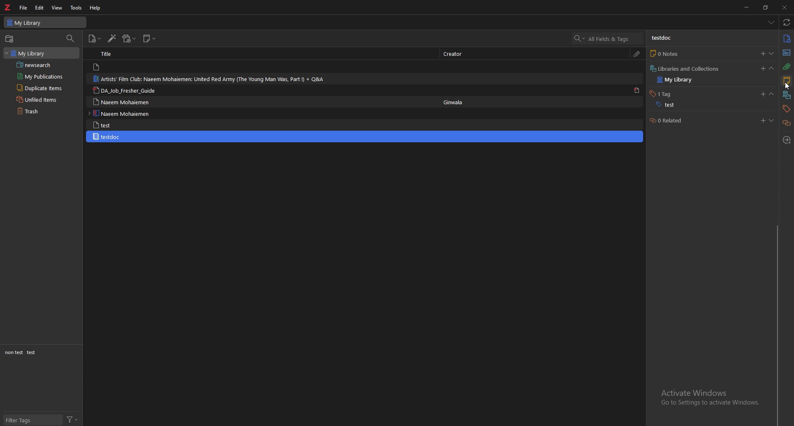  I want to click on libraries and collection, so click(687, 69).